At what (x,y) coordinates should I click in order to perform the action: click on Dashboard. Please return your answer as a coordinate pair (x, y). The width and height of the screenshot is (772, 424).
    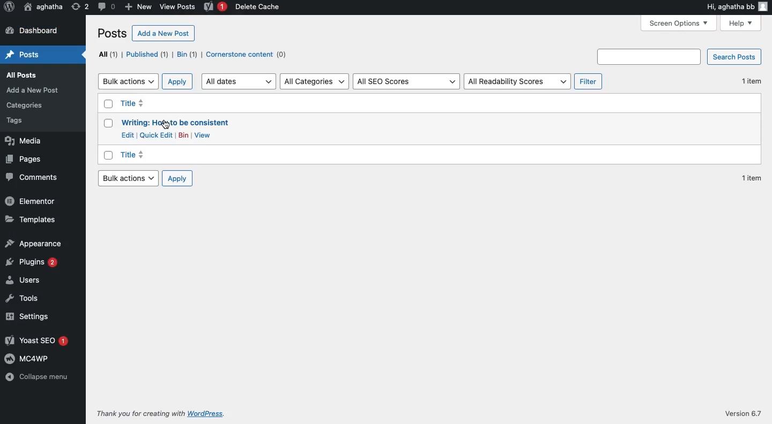
    Looking at the image, I should click on (35, 31).